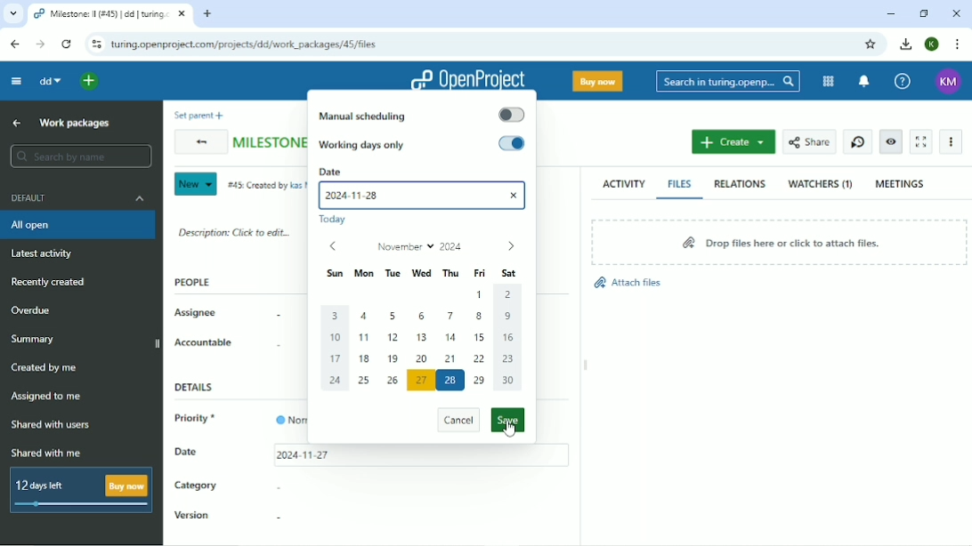 The image size is (972, 546). Describe the element at coordinates (727, 82) in the screenshot. I see `Search` at that location.